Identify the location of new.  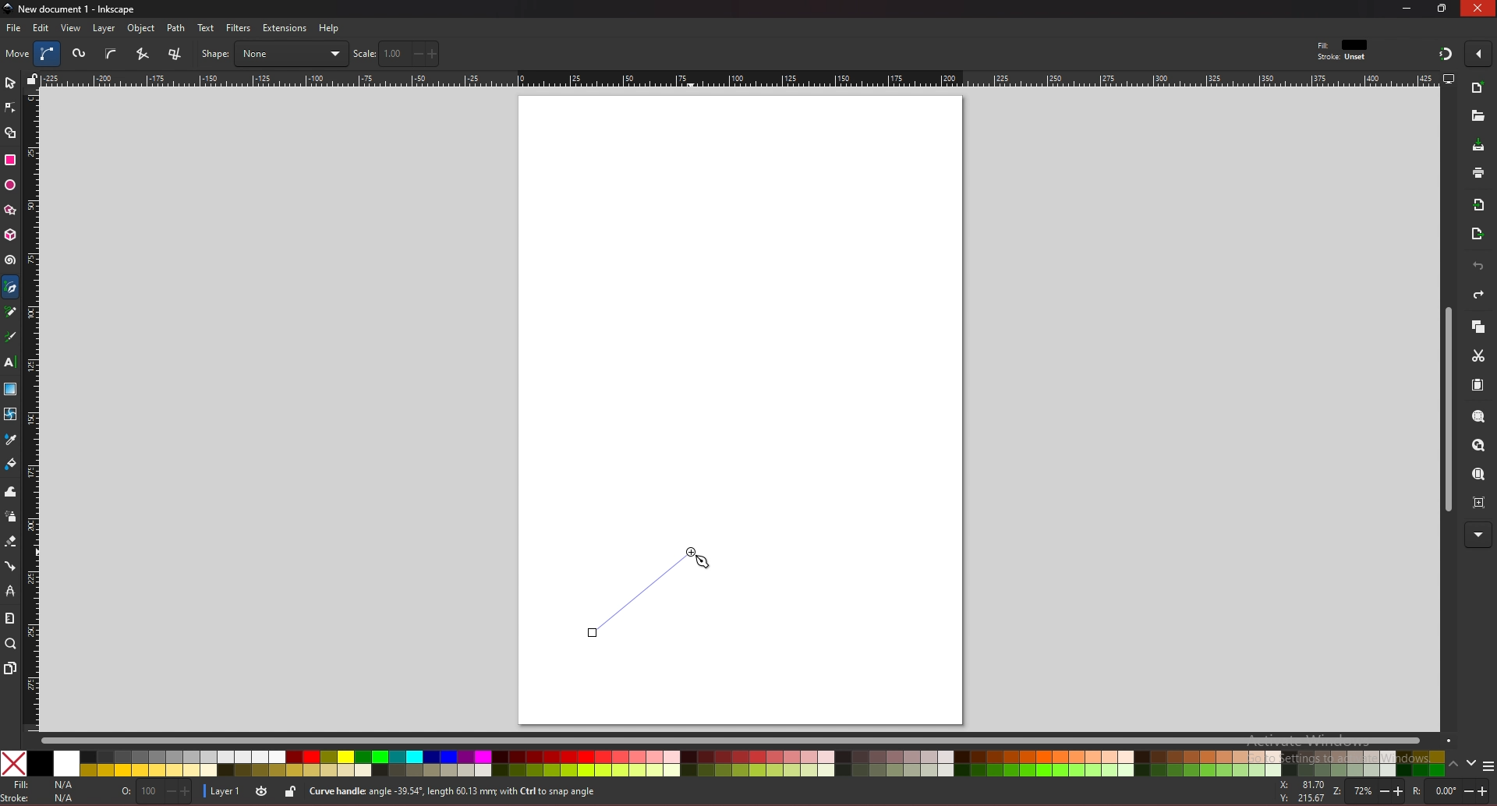
(1478, 90).